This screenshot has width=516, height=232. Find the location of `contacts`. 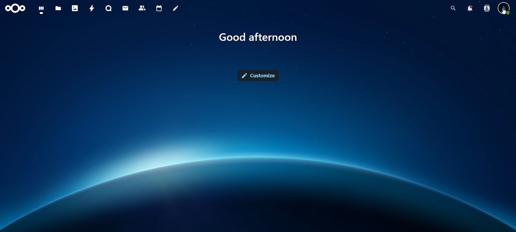

contacts is located at coordinates (142, 9).